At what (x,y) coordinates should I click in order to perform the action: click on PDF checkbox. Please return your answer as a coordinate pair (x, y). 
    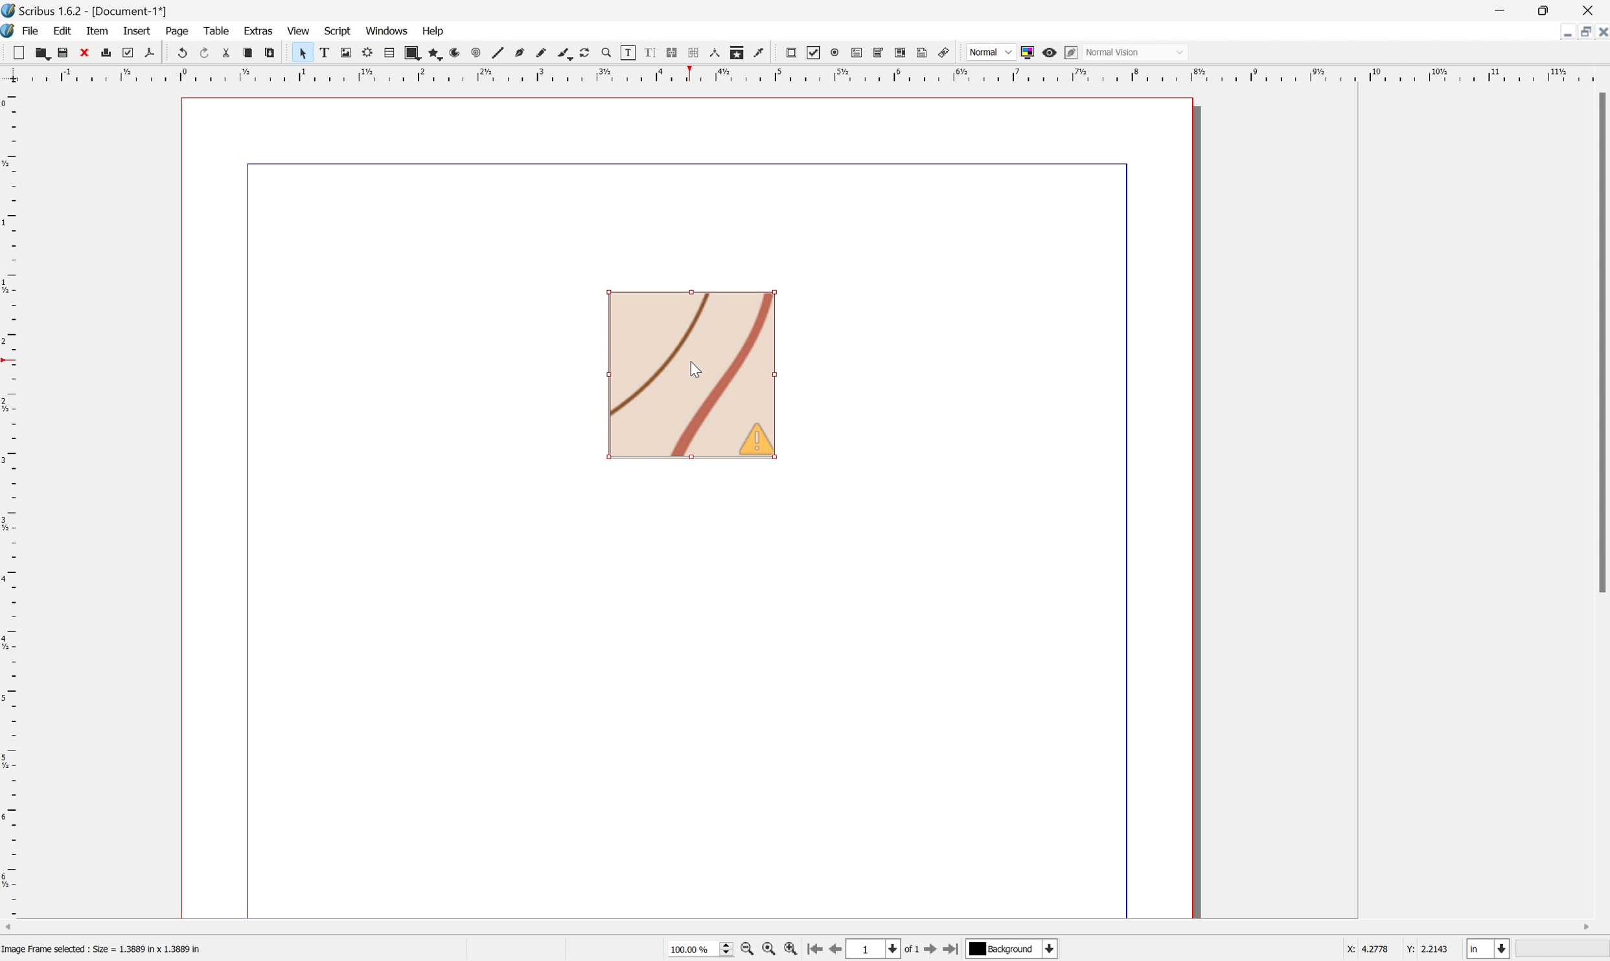
    Looking at the image, I should click on (815, 54).